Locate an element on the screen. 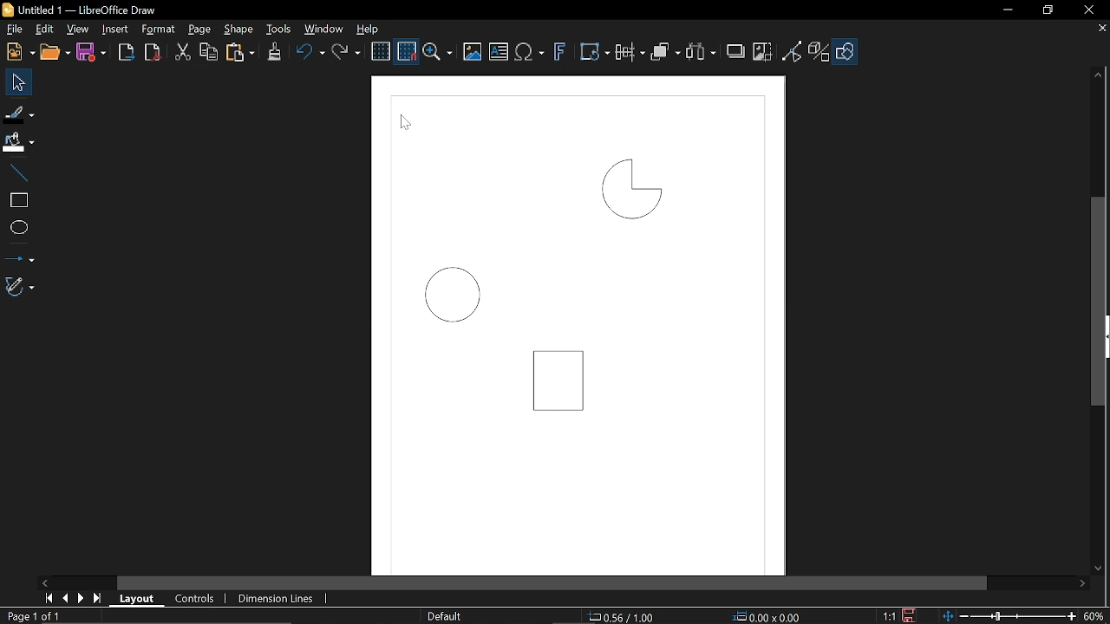 Image resolution: width=1110 pixels, height=624 pixels. 0.00x0.00 (object size) is located at coordinates (768, 617).